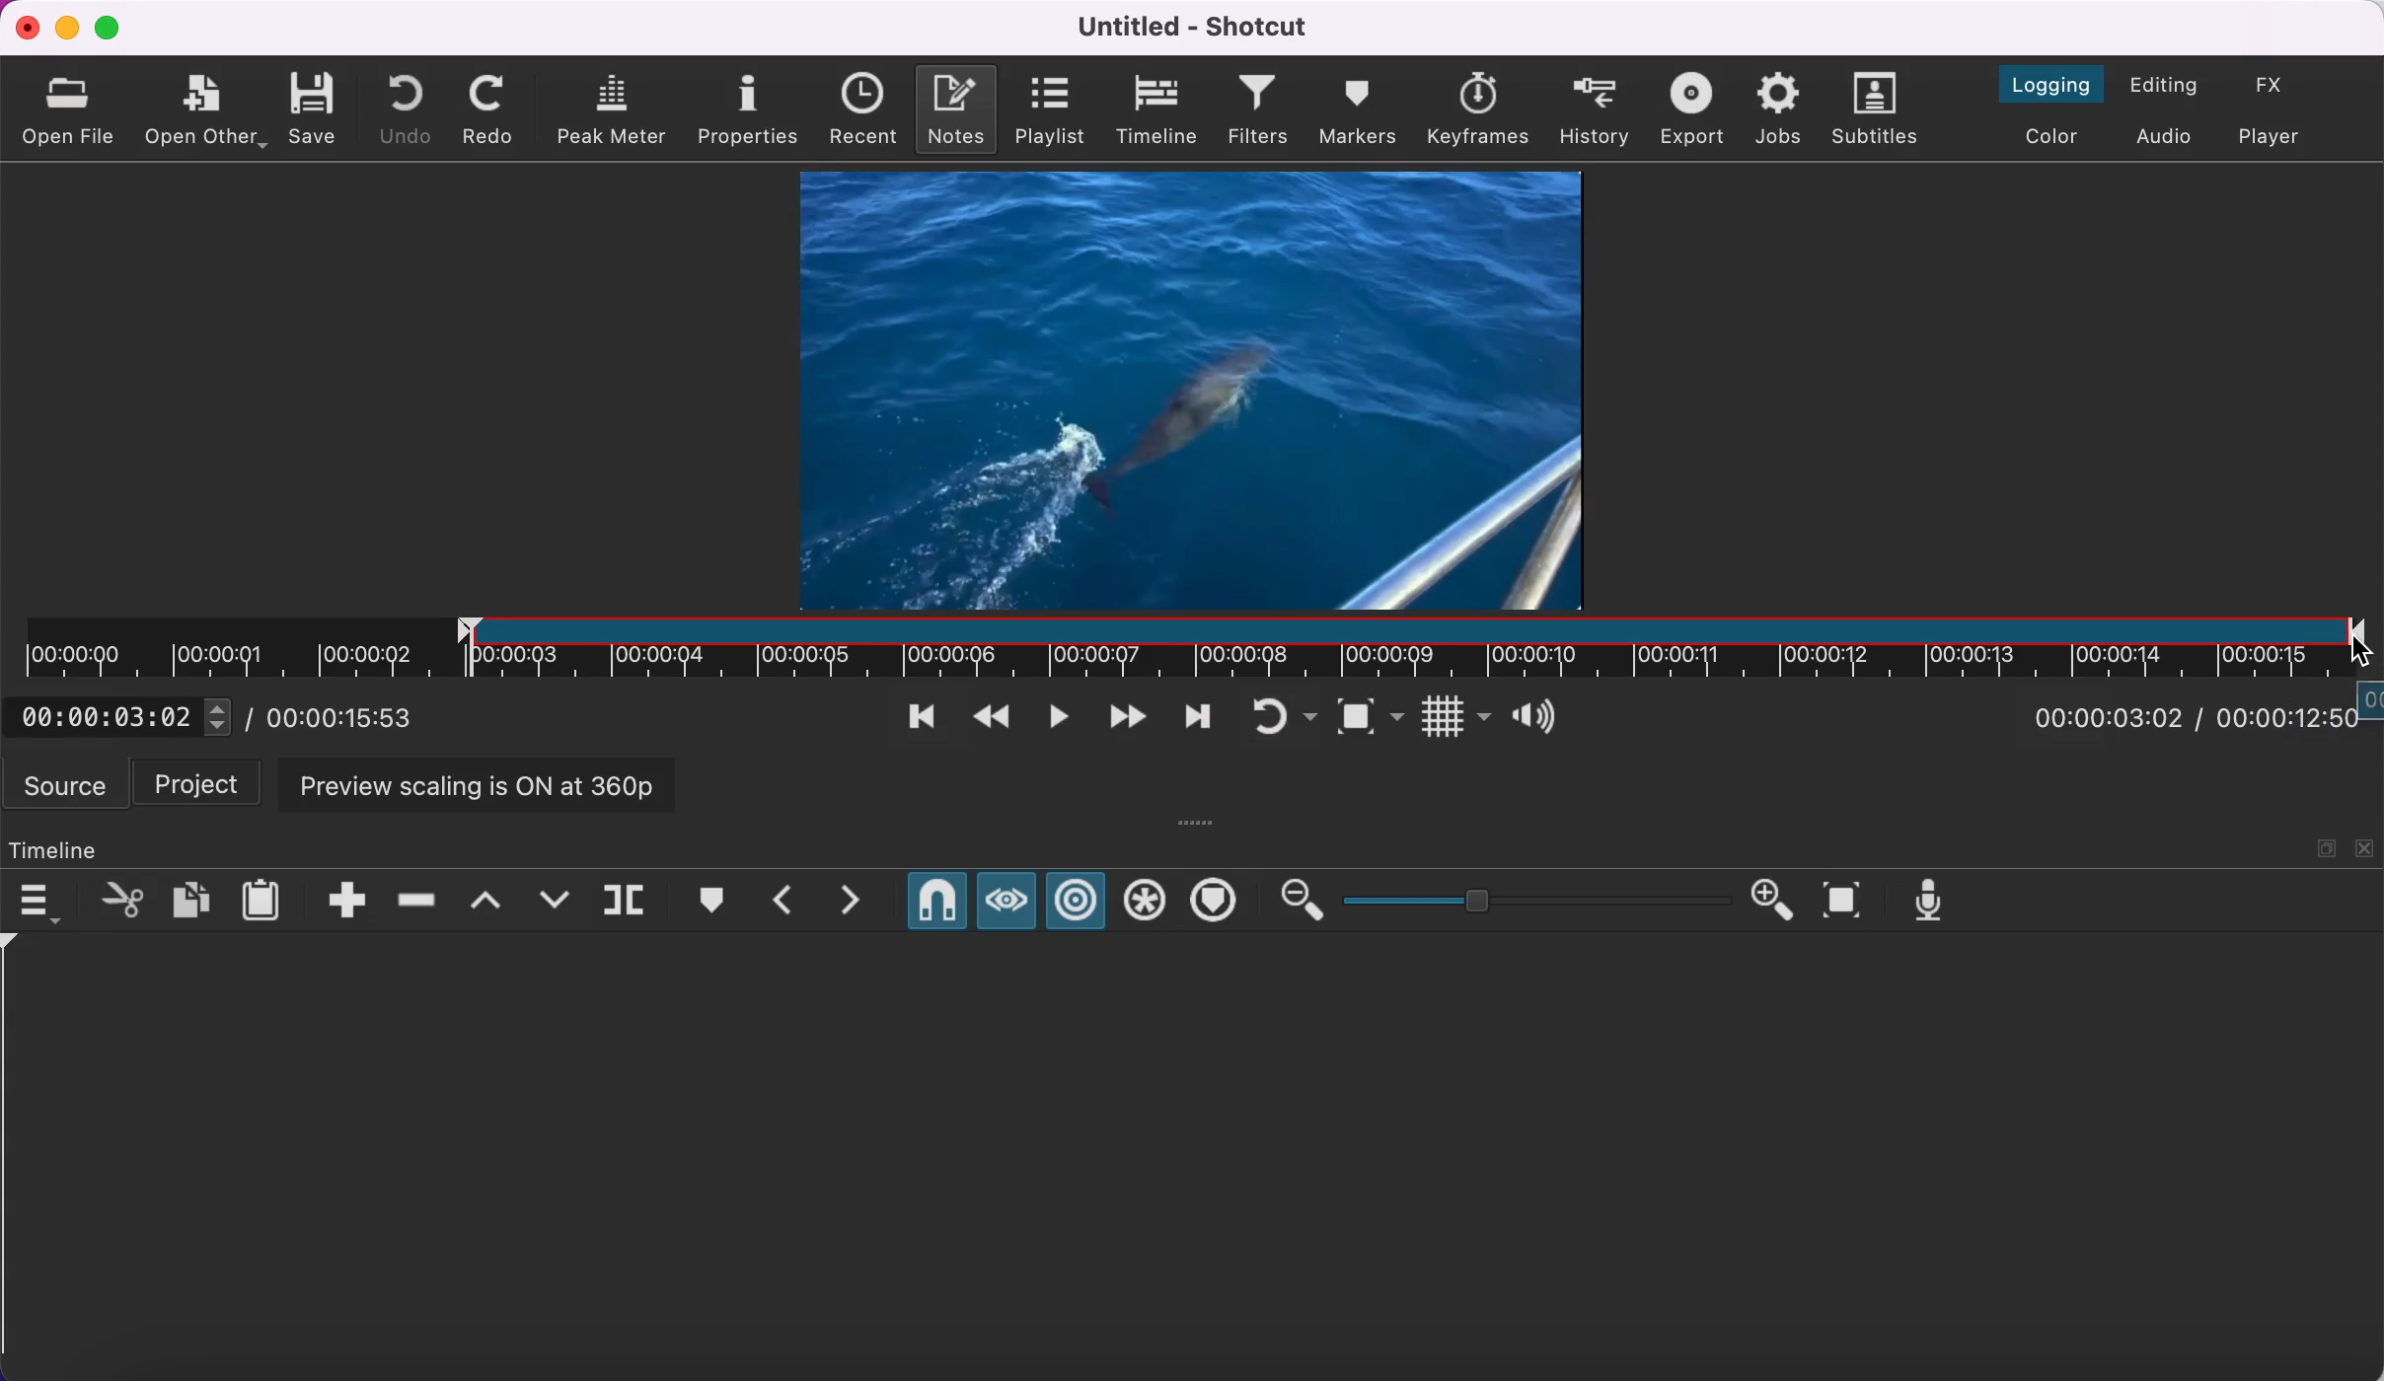 The width and height of the screenshot is (2384, 1381). What do you see at coordinates (1078, 900) in the screenshot?
I see `ripple` at bounding box center [1078, 900].